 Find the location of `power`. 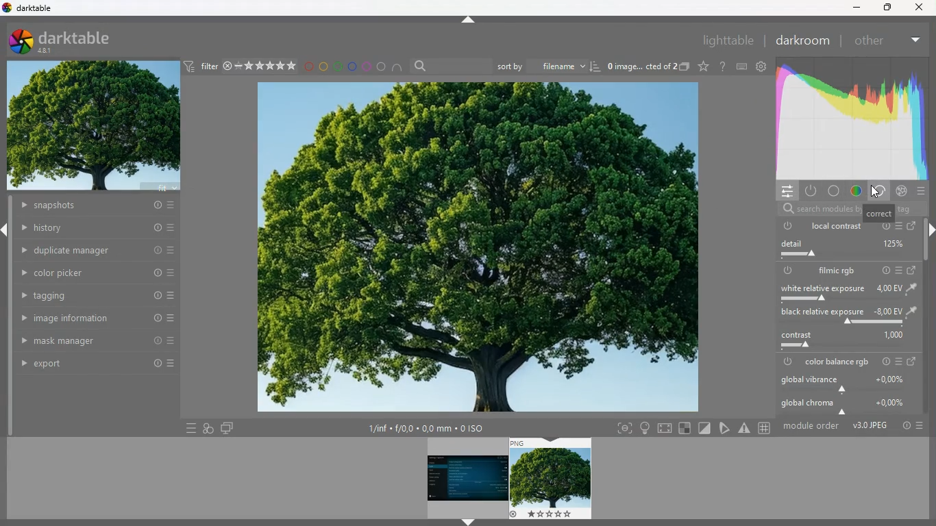

power is located at coordinates (885, 362).